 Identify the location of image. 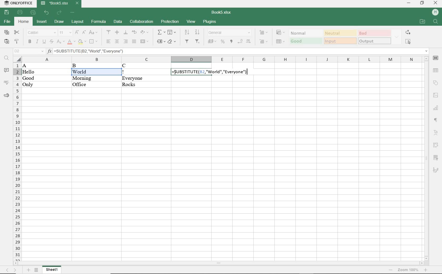
(435, 95).